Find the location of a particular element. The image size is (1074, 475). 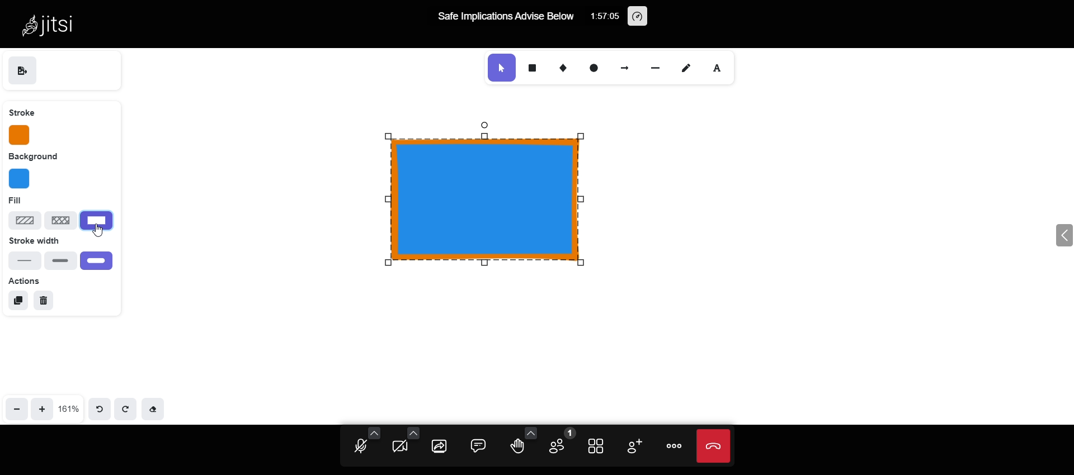

toggle view is located at coordinates (593, 447).